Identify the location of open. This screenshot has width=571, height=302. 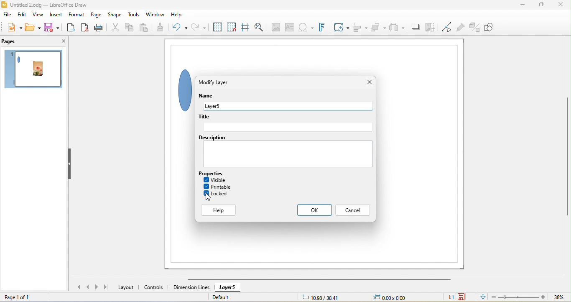
(32, 27).